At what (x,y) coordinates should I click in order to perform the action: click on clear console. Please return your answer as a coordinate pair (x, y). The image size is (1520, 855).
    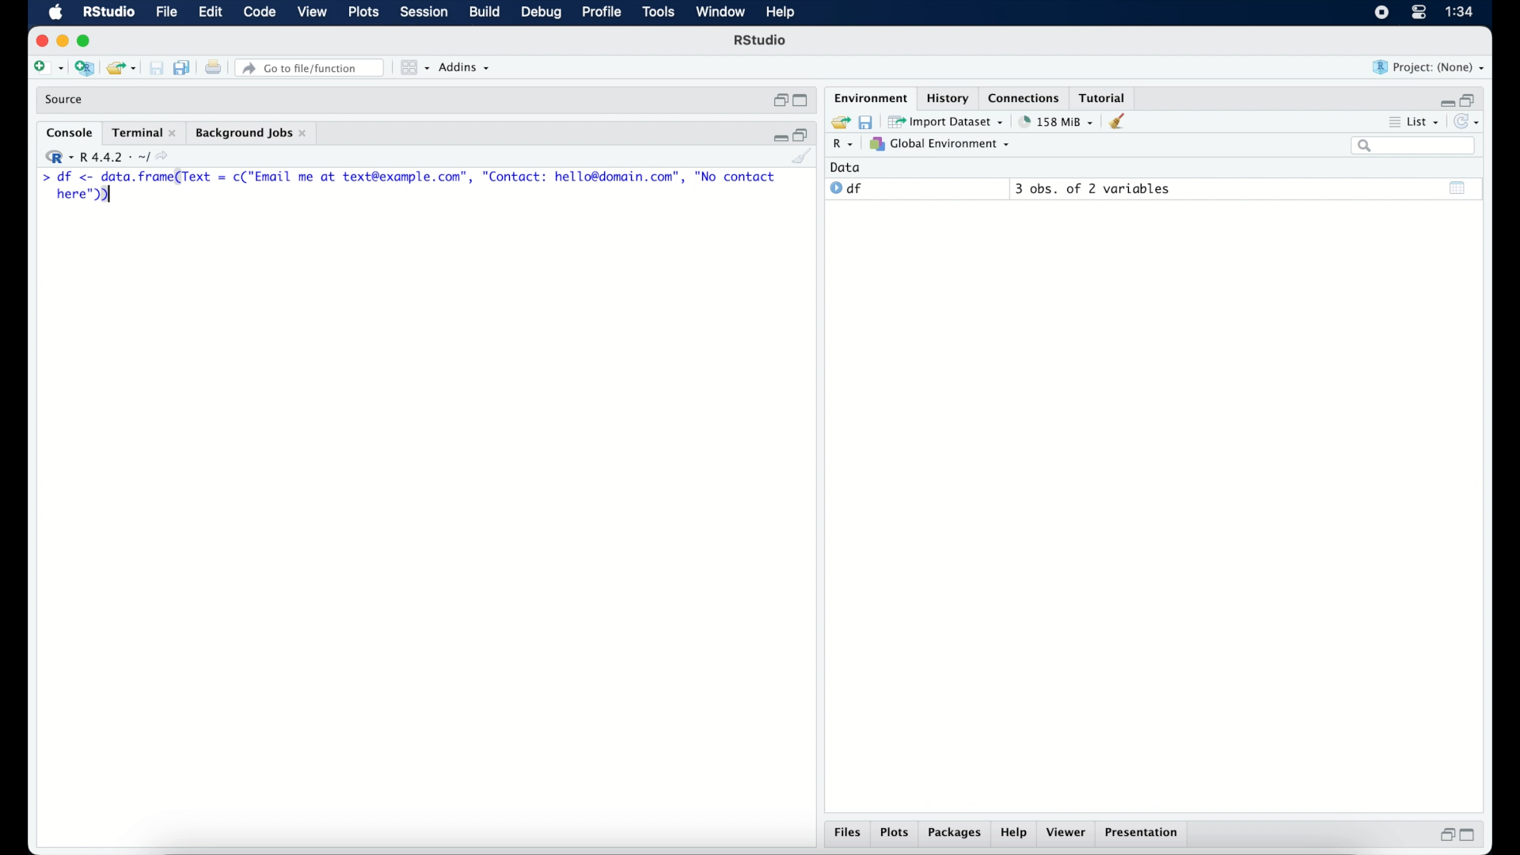
    Looking at the image, I should click on (803, 158).